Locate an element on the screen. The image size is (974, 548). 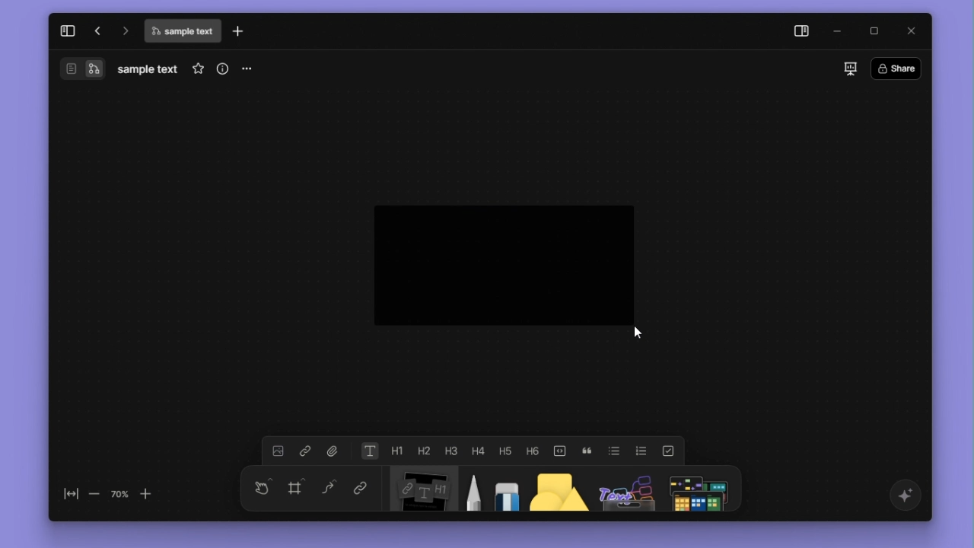
more info is located at coordinates (220, 68).